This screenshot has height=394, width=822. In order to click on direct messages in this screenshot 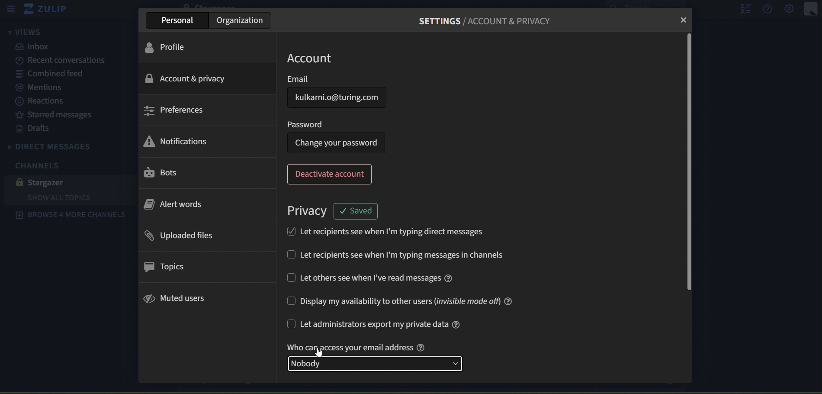, I will do `click(67, 145)`.